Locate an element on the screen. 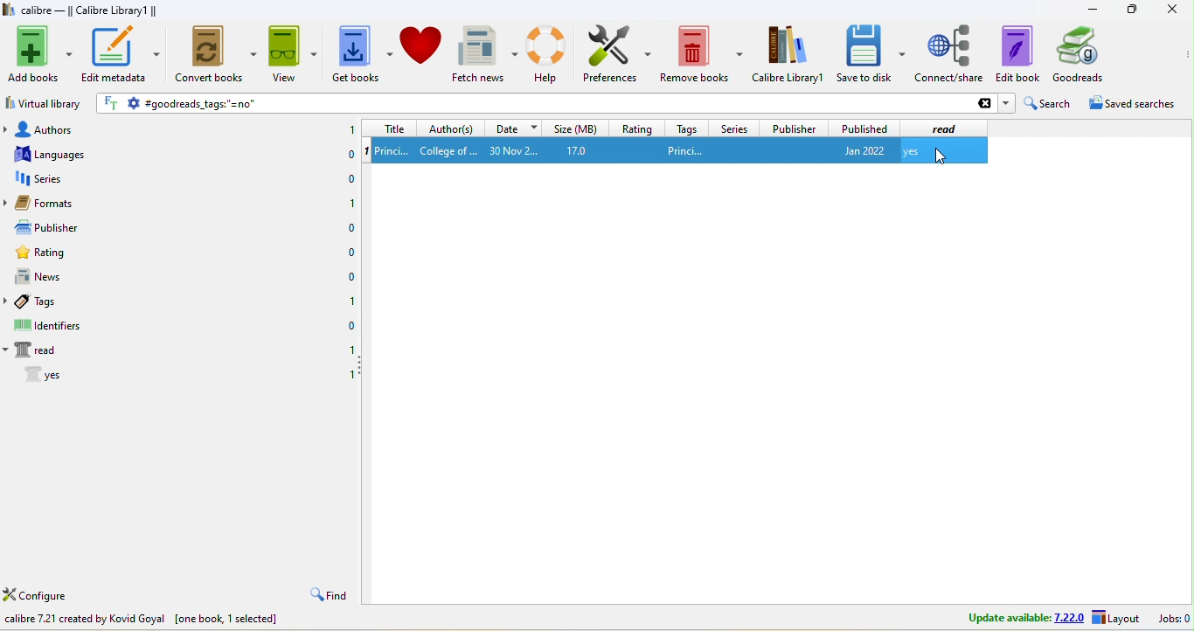 This screenshot has width=1194, height=631. series is located at coordinates (49, 181).